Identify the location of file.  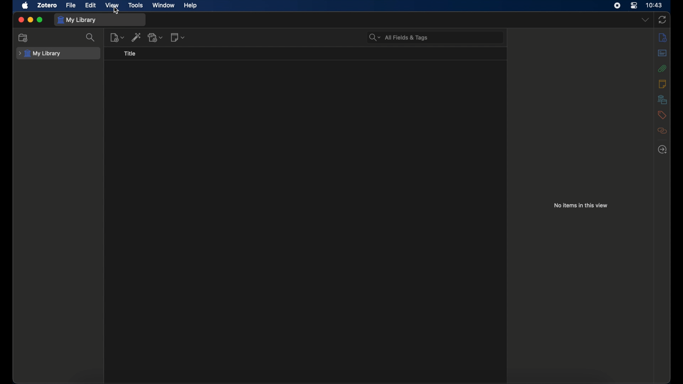
(72, 5).